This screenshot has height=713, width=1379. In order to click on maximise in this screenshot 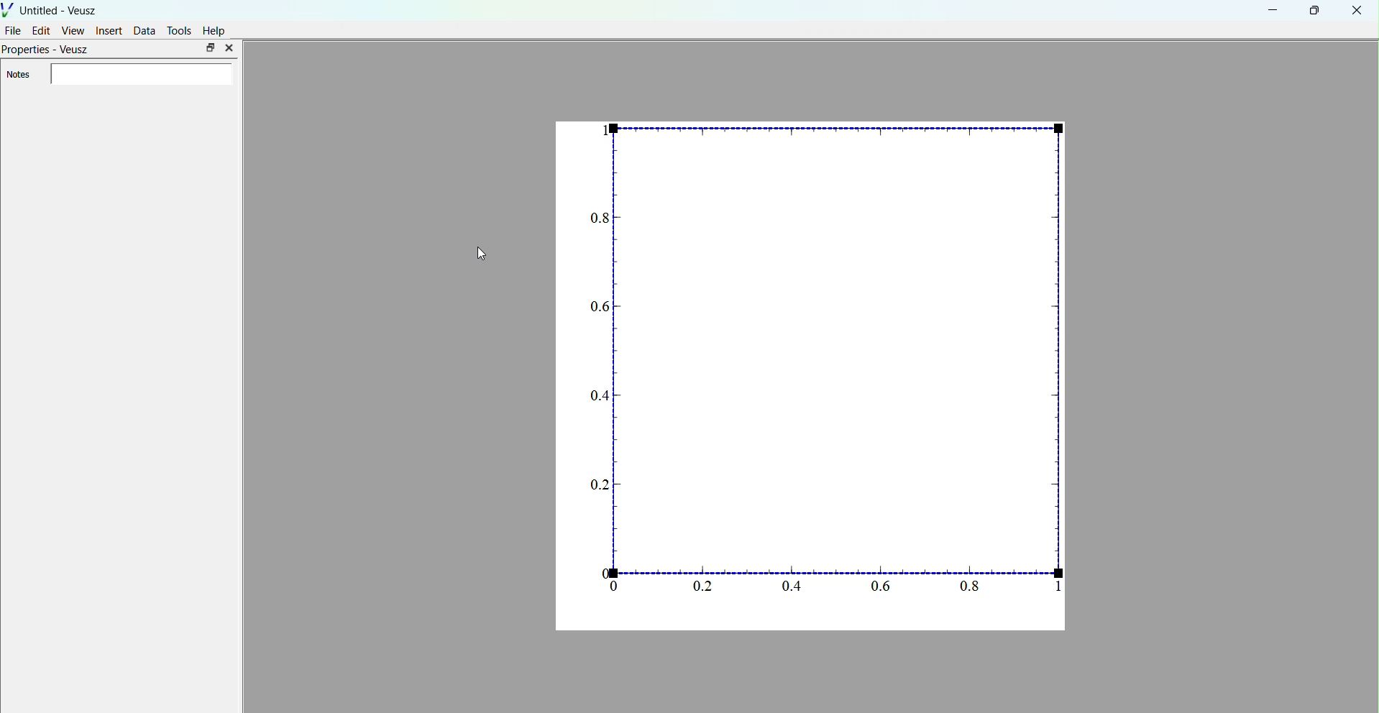, I will do `click(210, 47)`.